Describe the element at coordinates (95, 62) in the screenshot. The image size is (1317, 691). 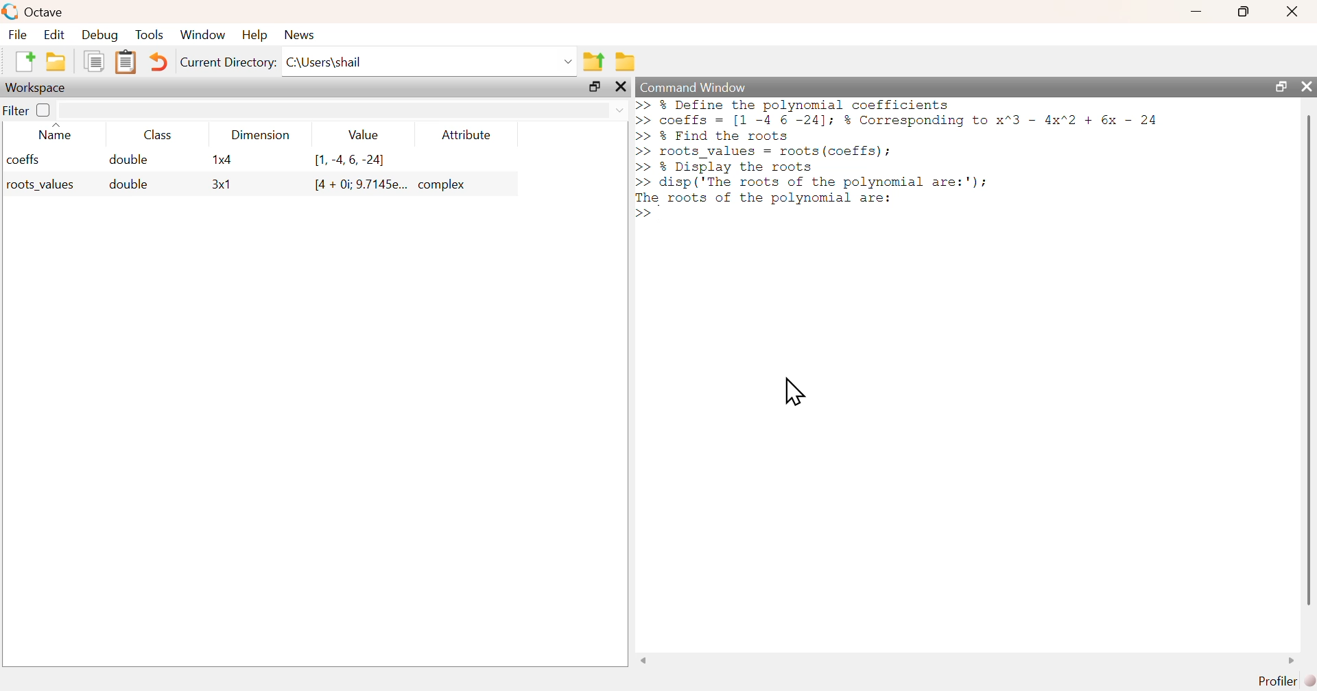
I see `Duplicate` at that location.